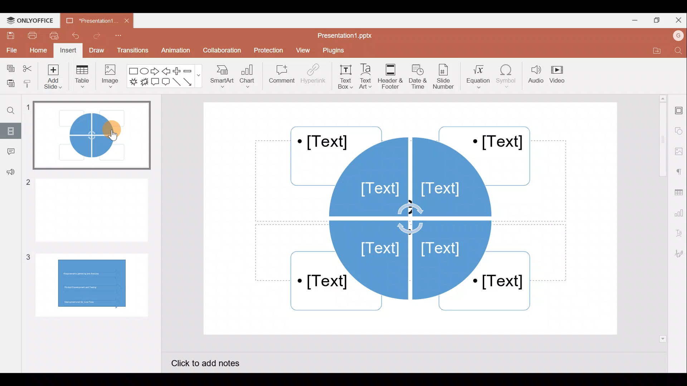 The image size is (687, 386). I want to click on File, so click(11, 50).